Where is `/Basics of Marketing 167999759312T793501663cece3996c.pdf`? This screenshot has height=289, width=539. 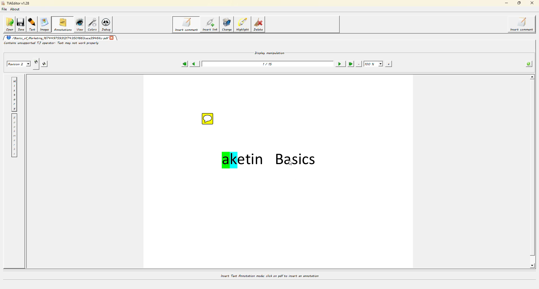
/Basics of Marketing 167999759312T793501663cece3996c.pdf is located at coordinates (56, 38).